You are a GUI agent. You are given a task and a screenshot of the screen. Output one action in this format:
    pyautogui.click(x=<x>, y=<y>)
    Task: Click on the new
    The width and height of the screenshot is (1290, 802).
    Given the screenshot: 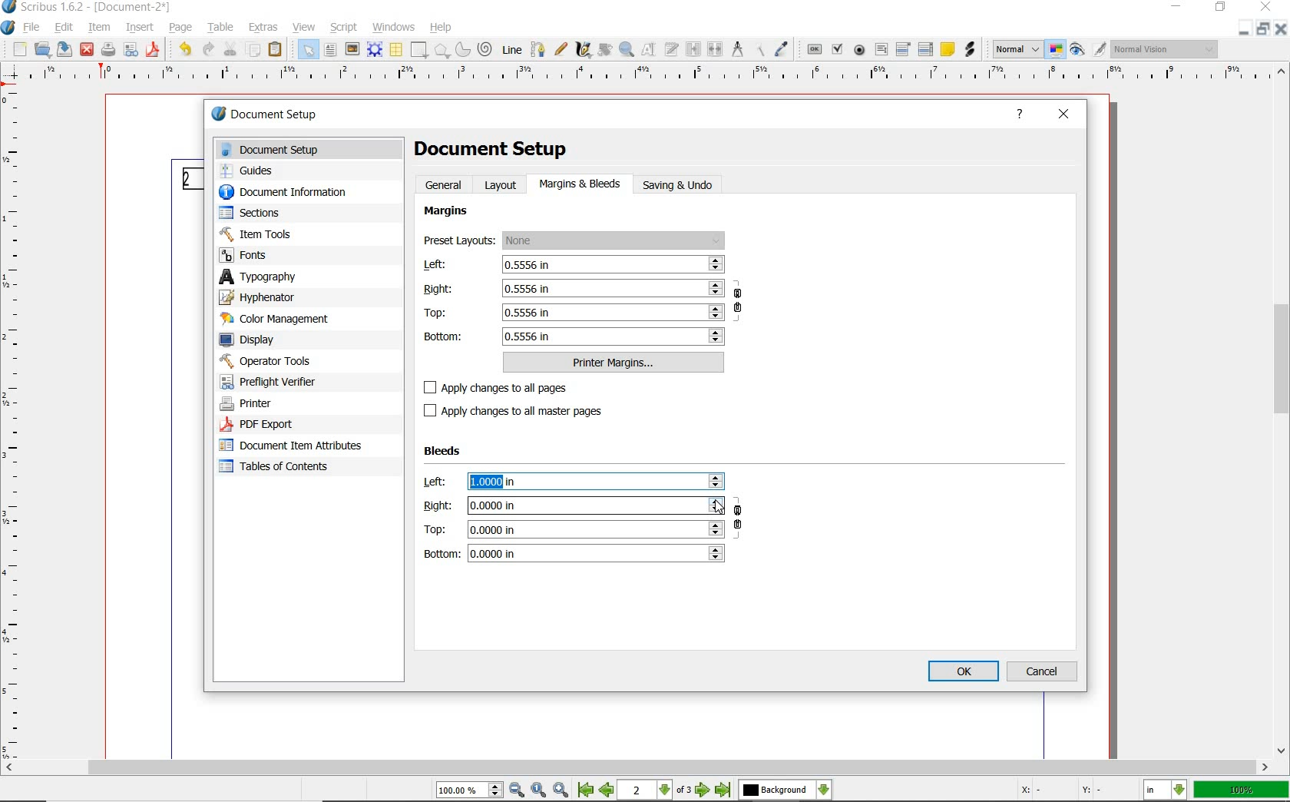 What is the action you would take?
    pyautogui.click(x=21, y=50)
    